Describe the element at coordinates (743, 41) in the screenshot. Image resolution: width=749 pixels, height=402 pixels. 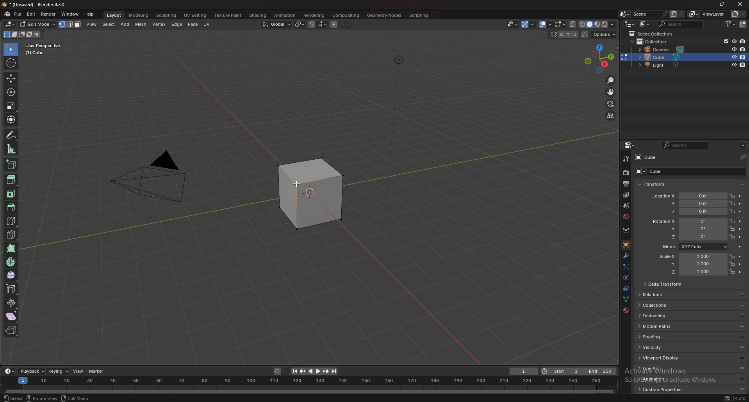
I see `disable in renders` at that location.